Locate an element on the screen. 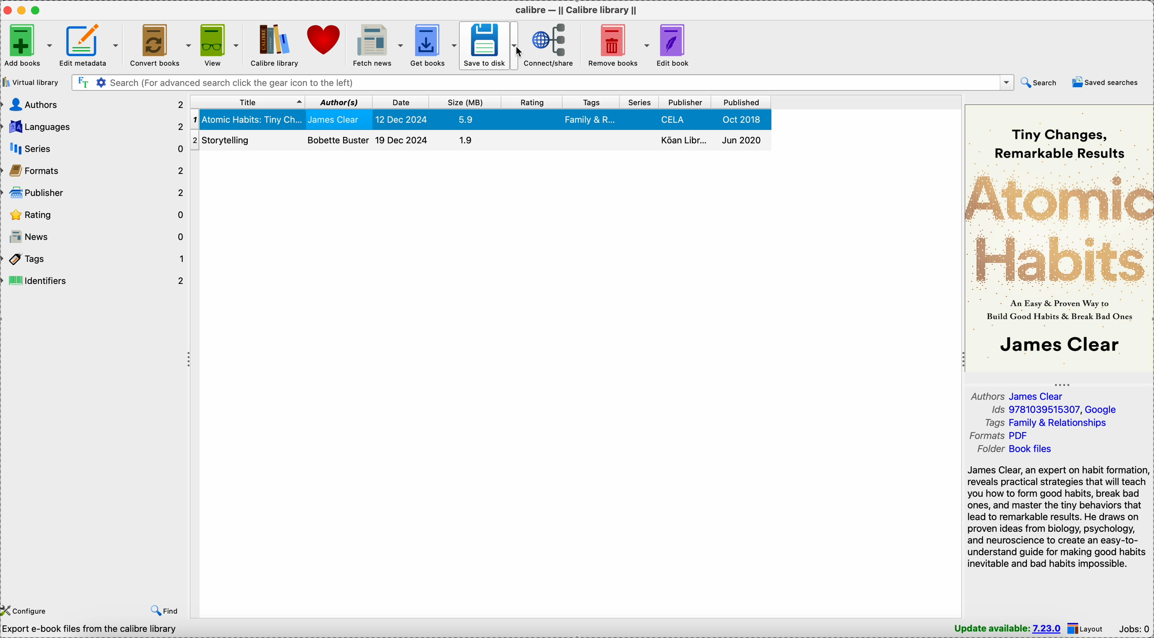  Calibre - || Calibre library || is located at coordinates (580, 9).